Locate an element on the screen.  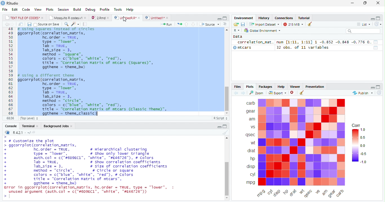
mtcars is located at coordinates (248, 48).